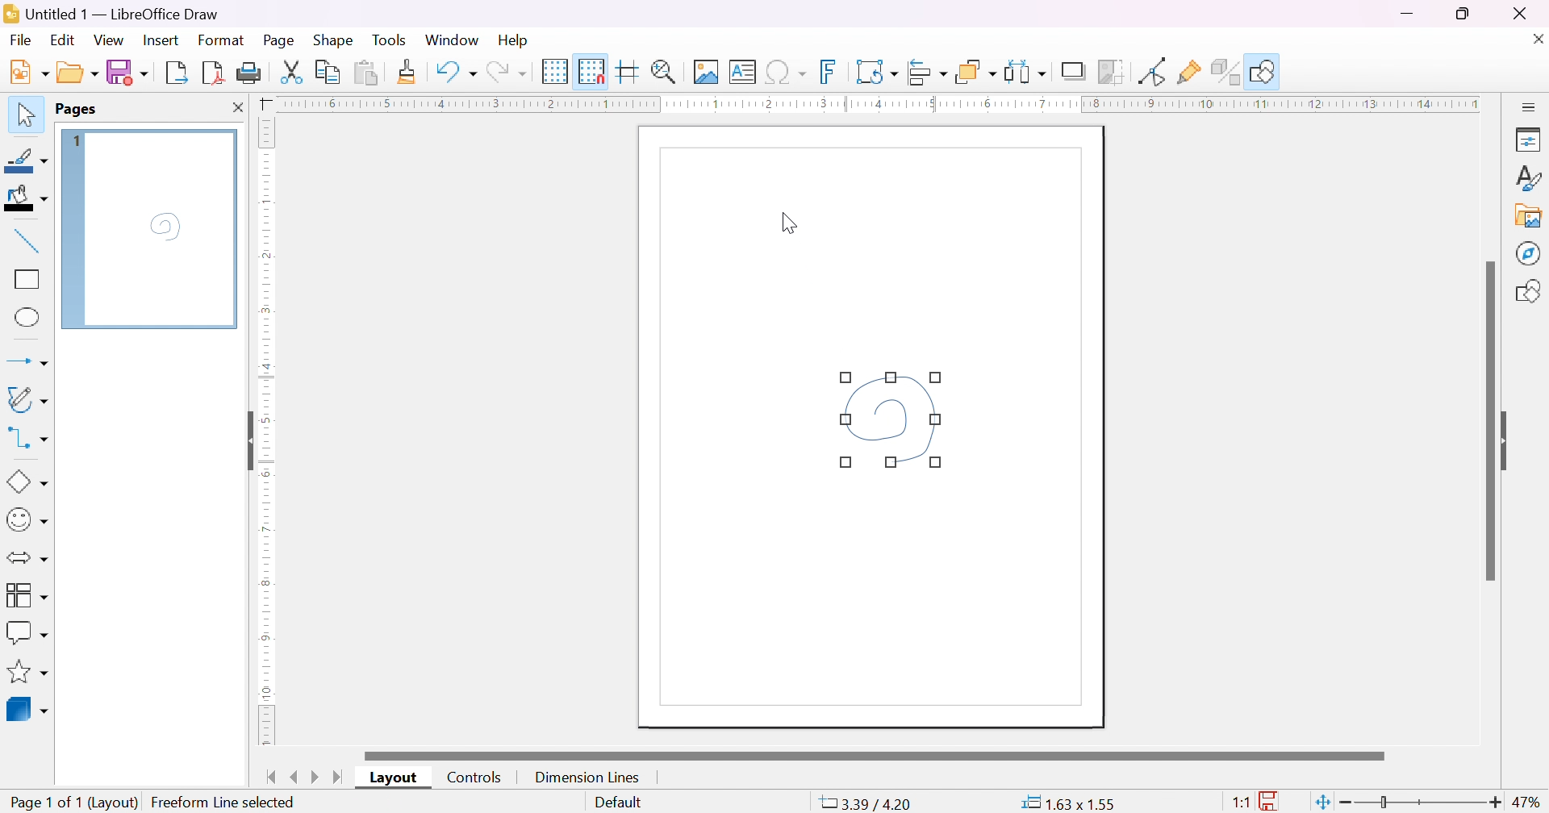  What do you see at coordinates (148, 229) in the screenshot?
I see `page 1` at bounding box center [148, 229].